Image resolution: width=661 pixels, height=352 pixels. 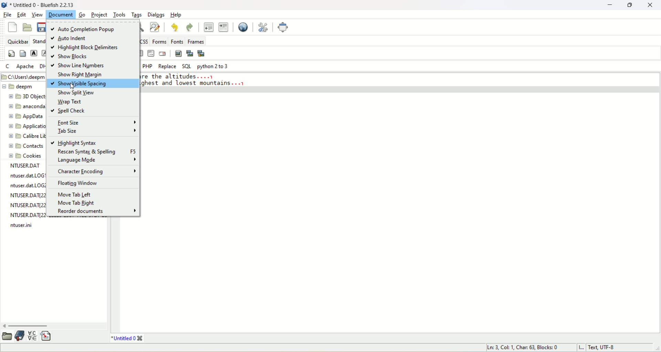 I want to click on indent, so click(x=223, y=28).